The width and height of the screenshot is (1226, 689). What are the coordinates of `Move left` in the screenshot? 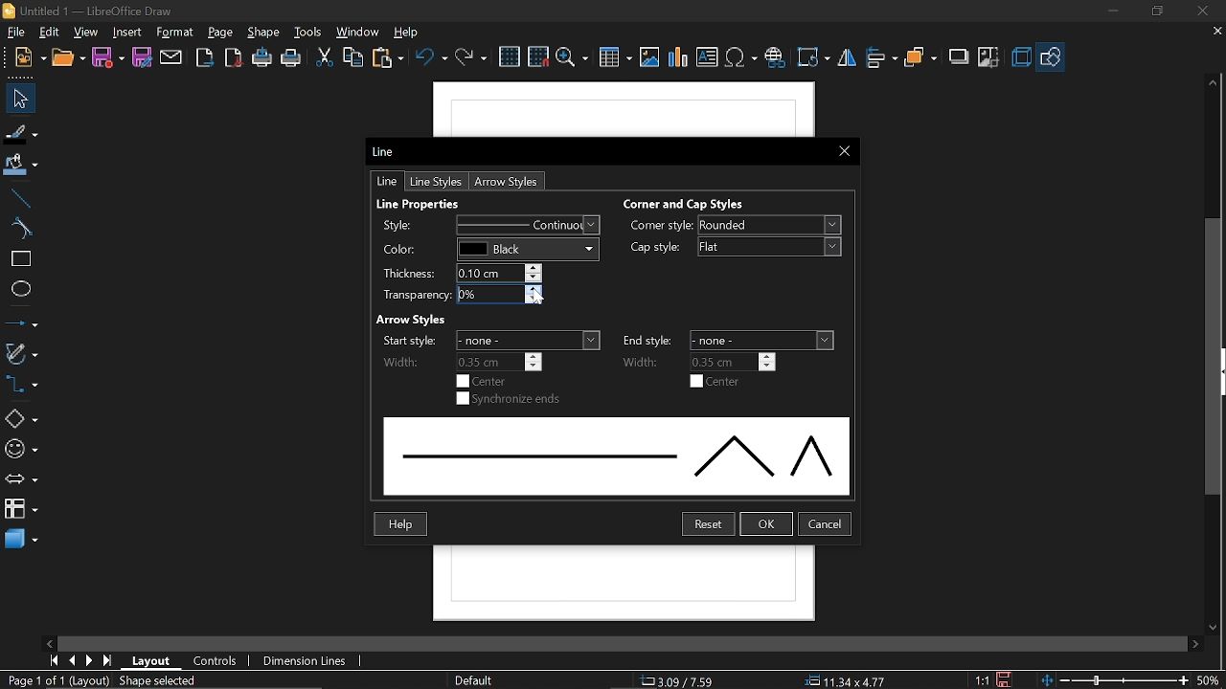 It's located at (52, 641).